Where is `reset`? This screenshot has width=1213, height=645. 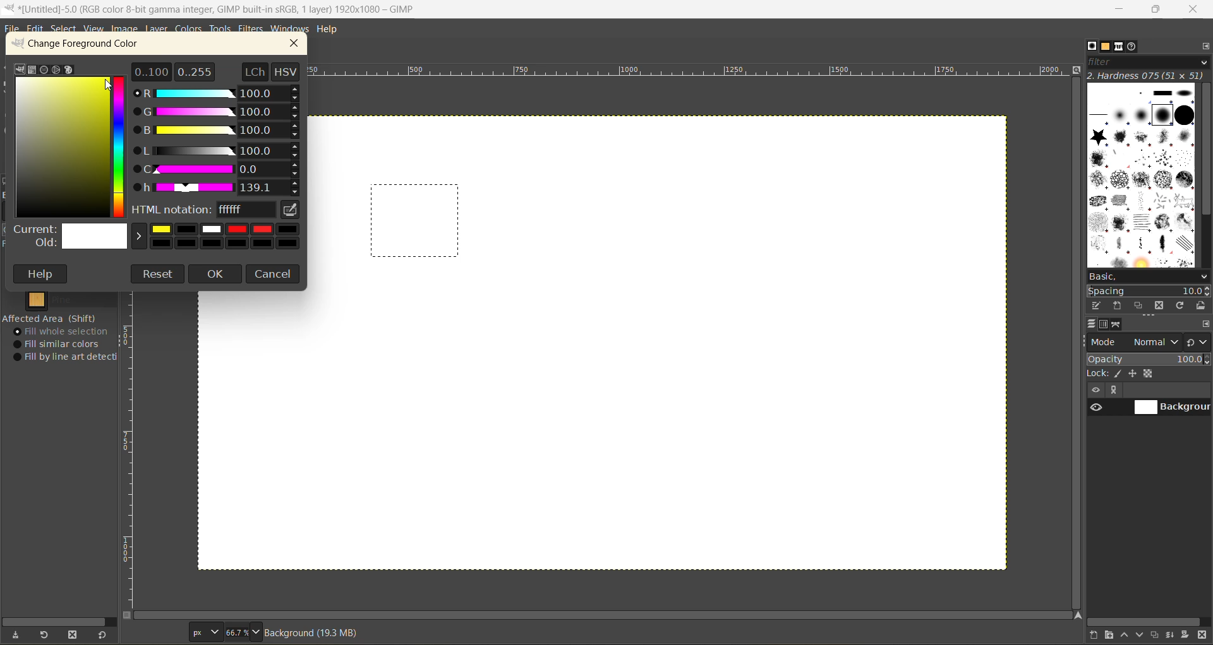 reset is located at coordinates (158, 274).